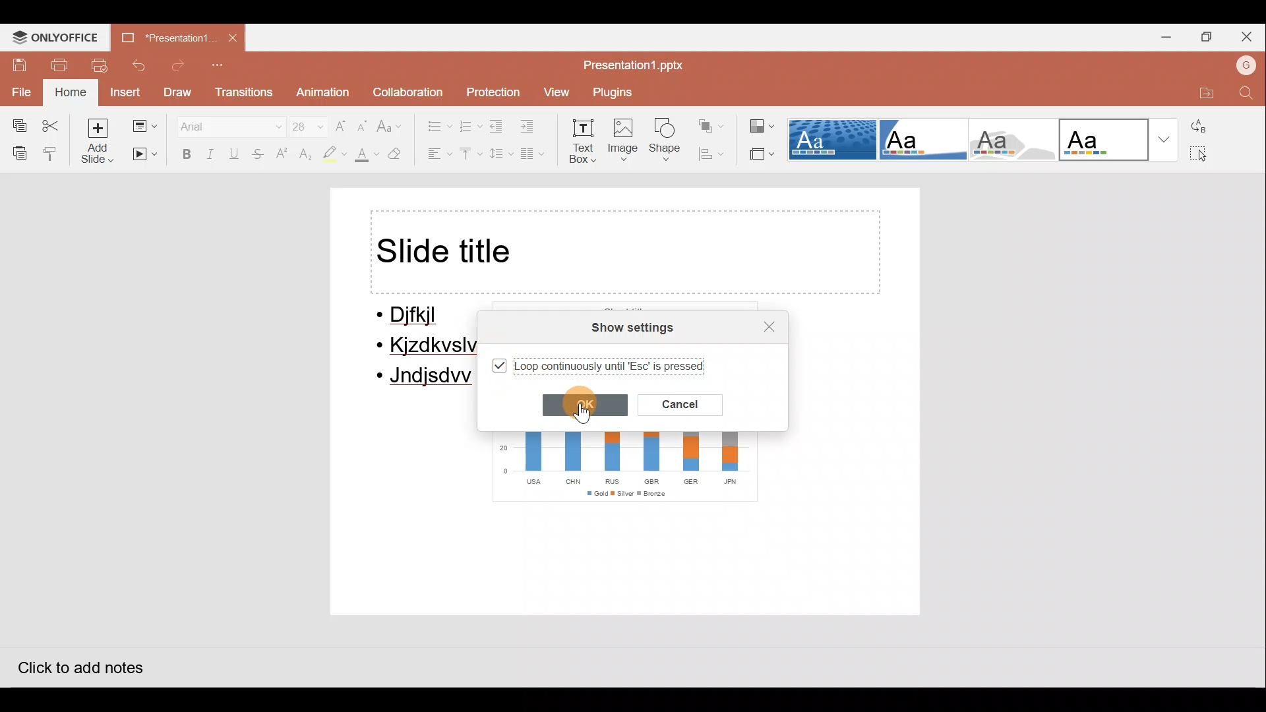 The image size is (1266, 712). Describe the element at coordinates (439, 156) in the screenshot. I see `Horizontal align` at that location.